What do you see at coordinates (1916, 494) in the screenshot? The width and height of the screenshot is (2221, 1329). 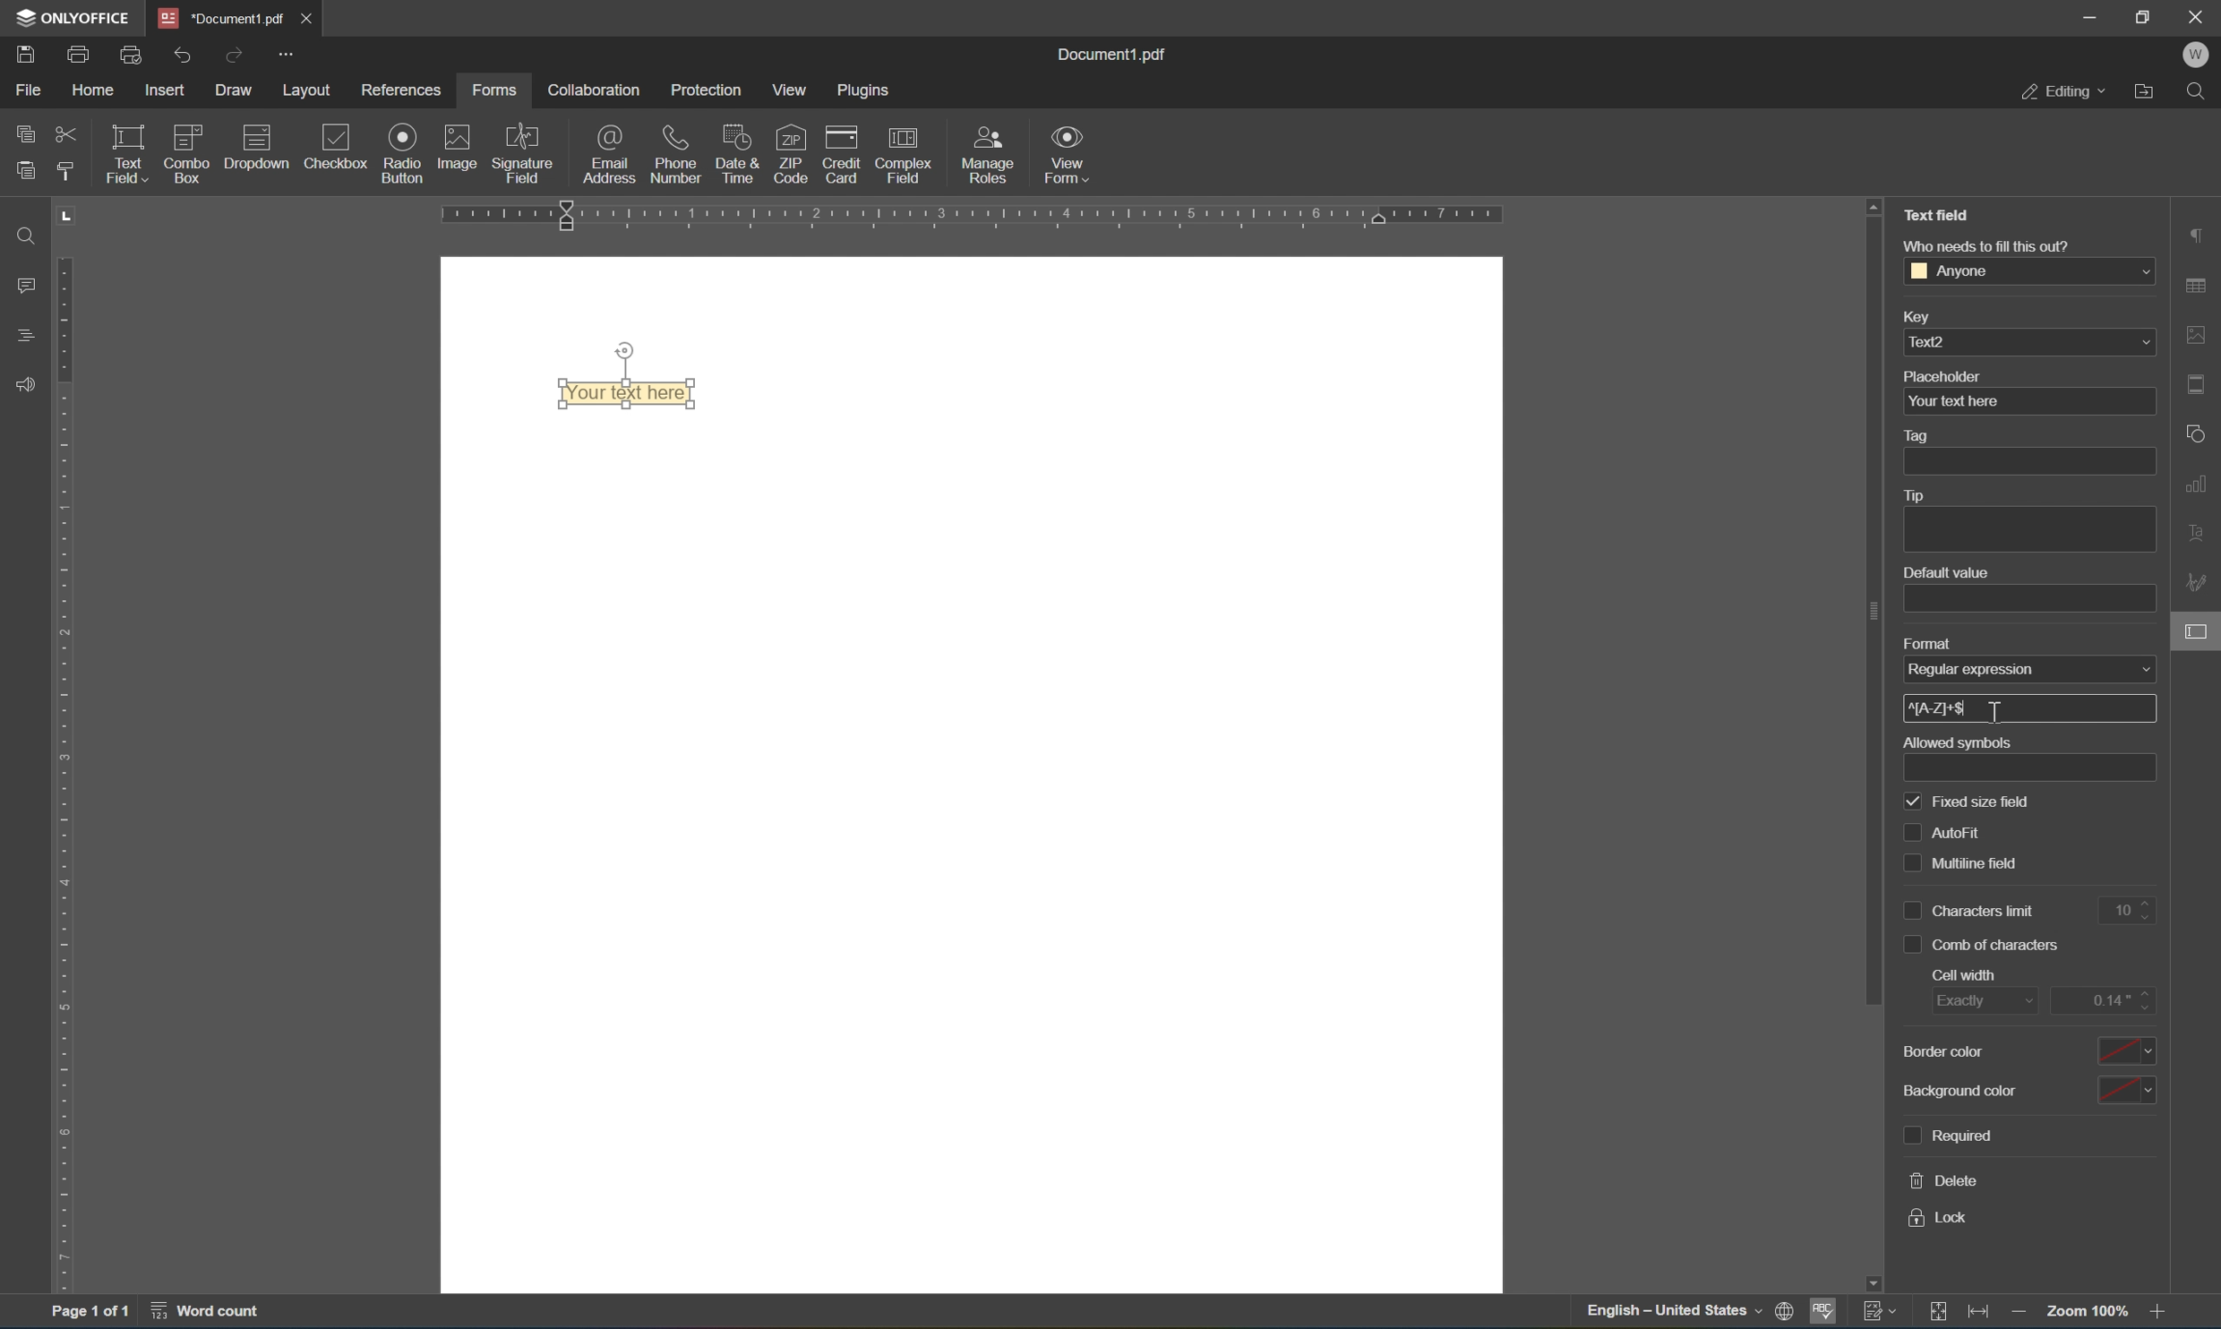 I see `tip` at bounding box center [1916, 494].